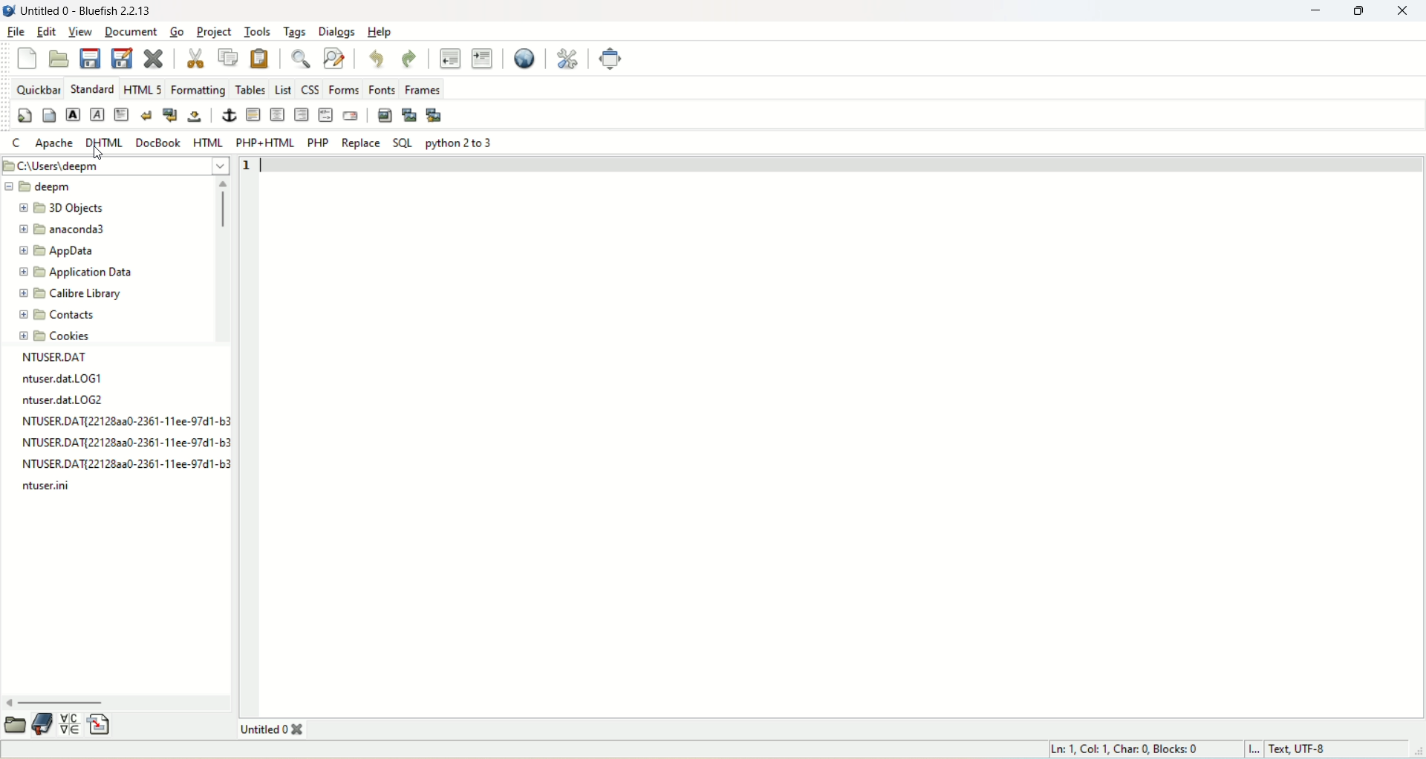  What do you see at coordinates (1405, 12) in the screenshot?
I see `close` at bounding box center [1405, 12].